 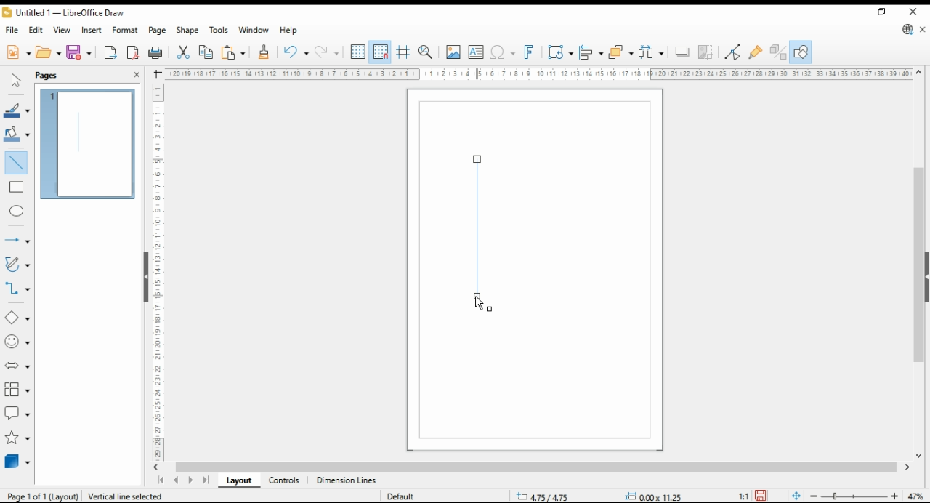 I want to click on decrease zoom, so click(x=812, y=495).